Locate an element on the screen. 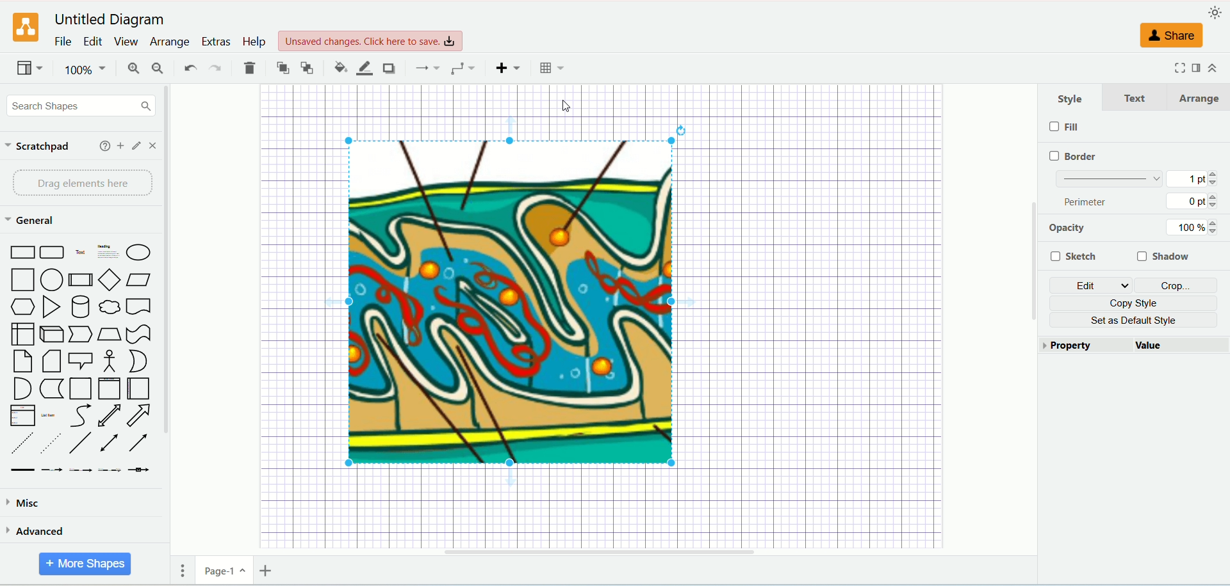 The width and height of the screenshot is (1230, 586). Document  is located at coordinates (140, 308).